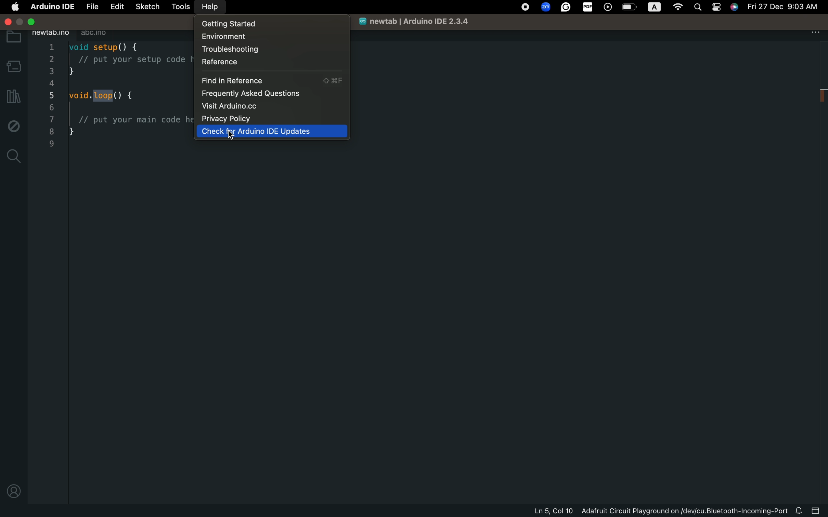  Describe the element at coordinates (14, 94) in the screenshot. I see `libraries manager` at that location.